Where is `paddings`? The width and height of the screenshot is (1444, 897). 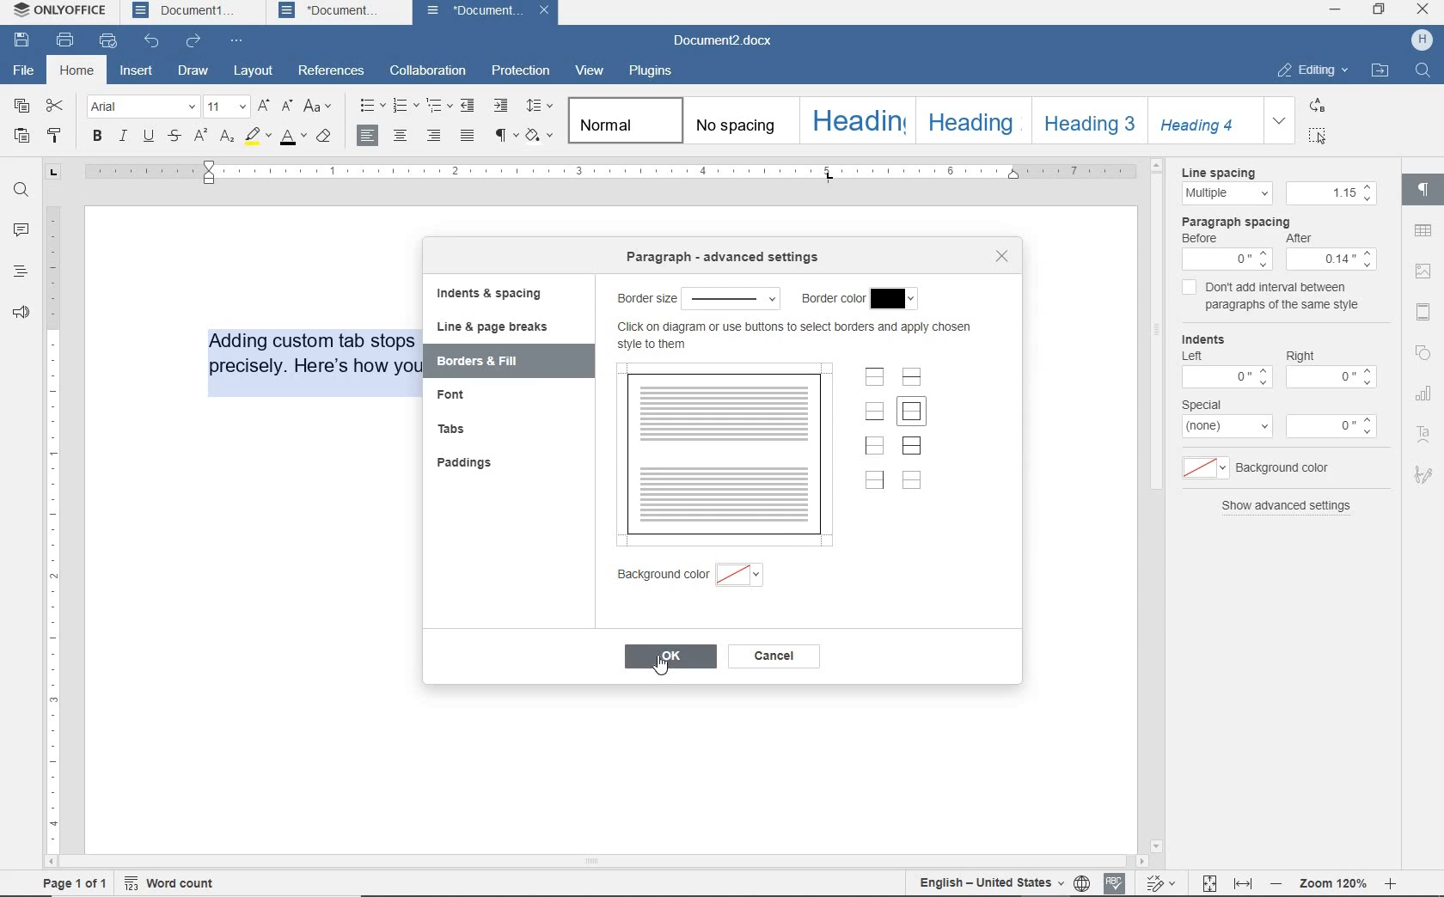
paddings is located at coordinates (469, 462).